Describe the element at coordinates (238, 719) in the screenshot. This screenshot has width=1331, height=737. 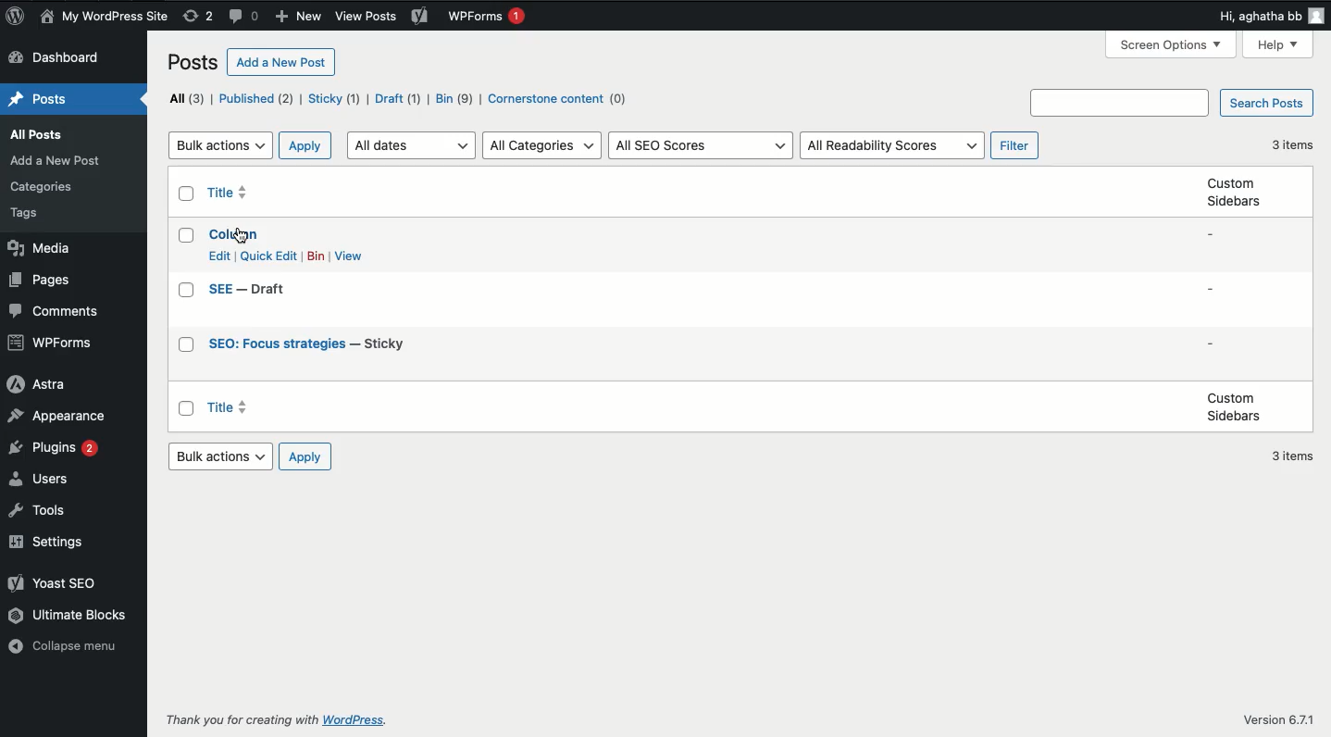
I see `Thank you for creating with WordPress` at that location.